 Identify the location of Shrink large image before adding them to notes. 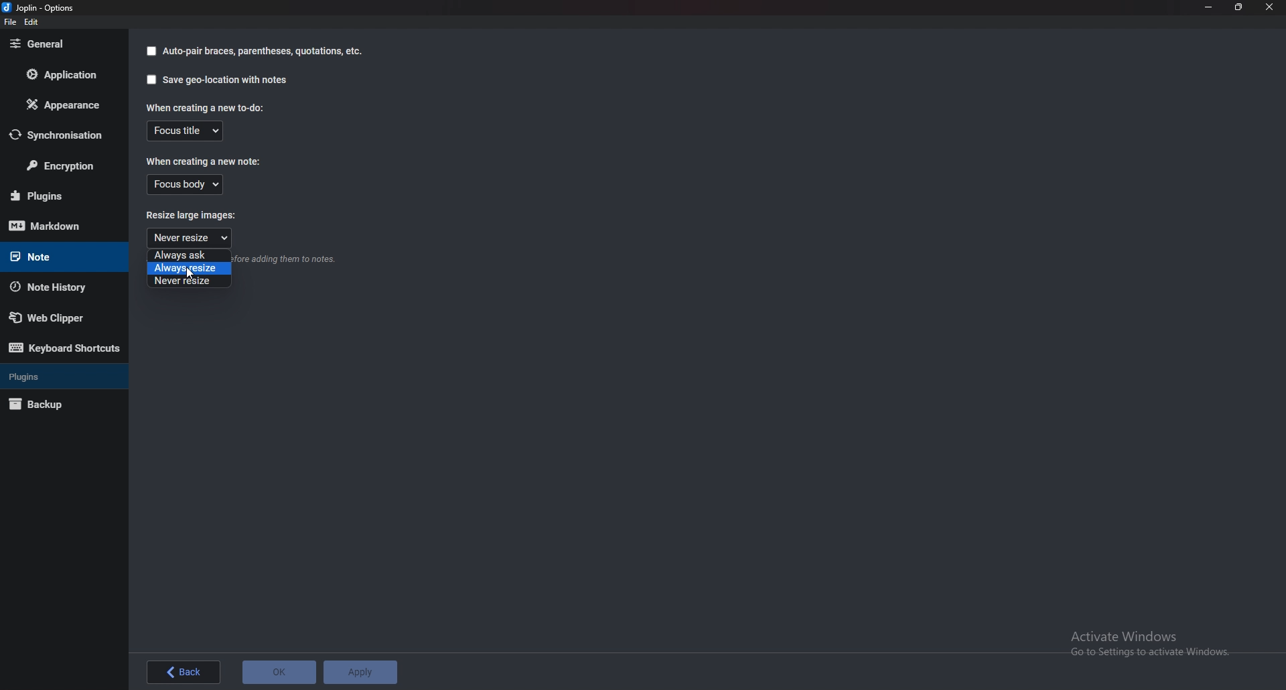
(287, 261).